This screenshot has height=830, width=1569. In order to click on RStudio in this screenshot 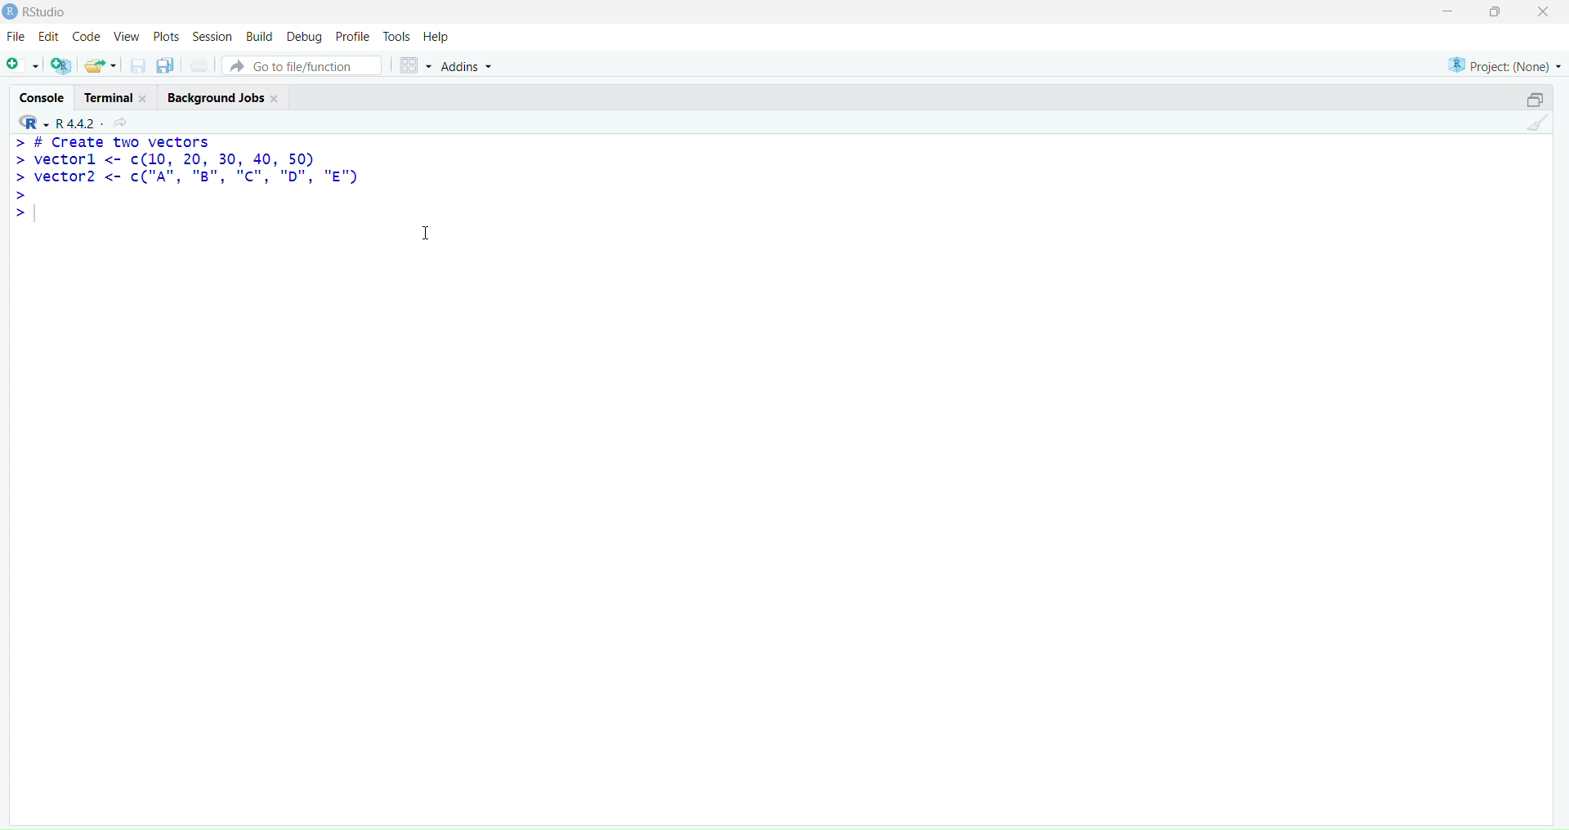, I will do `click(45, 12)`.